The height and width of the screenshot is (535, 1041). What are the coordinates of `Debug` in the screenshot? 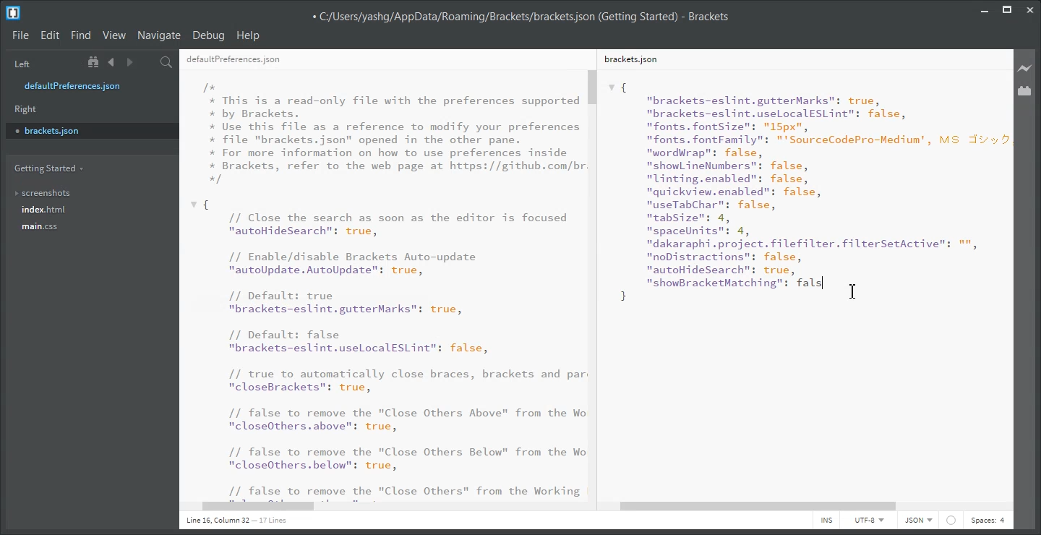 It's located at (209, 36).